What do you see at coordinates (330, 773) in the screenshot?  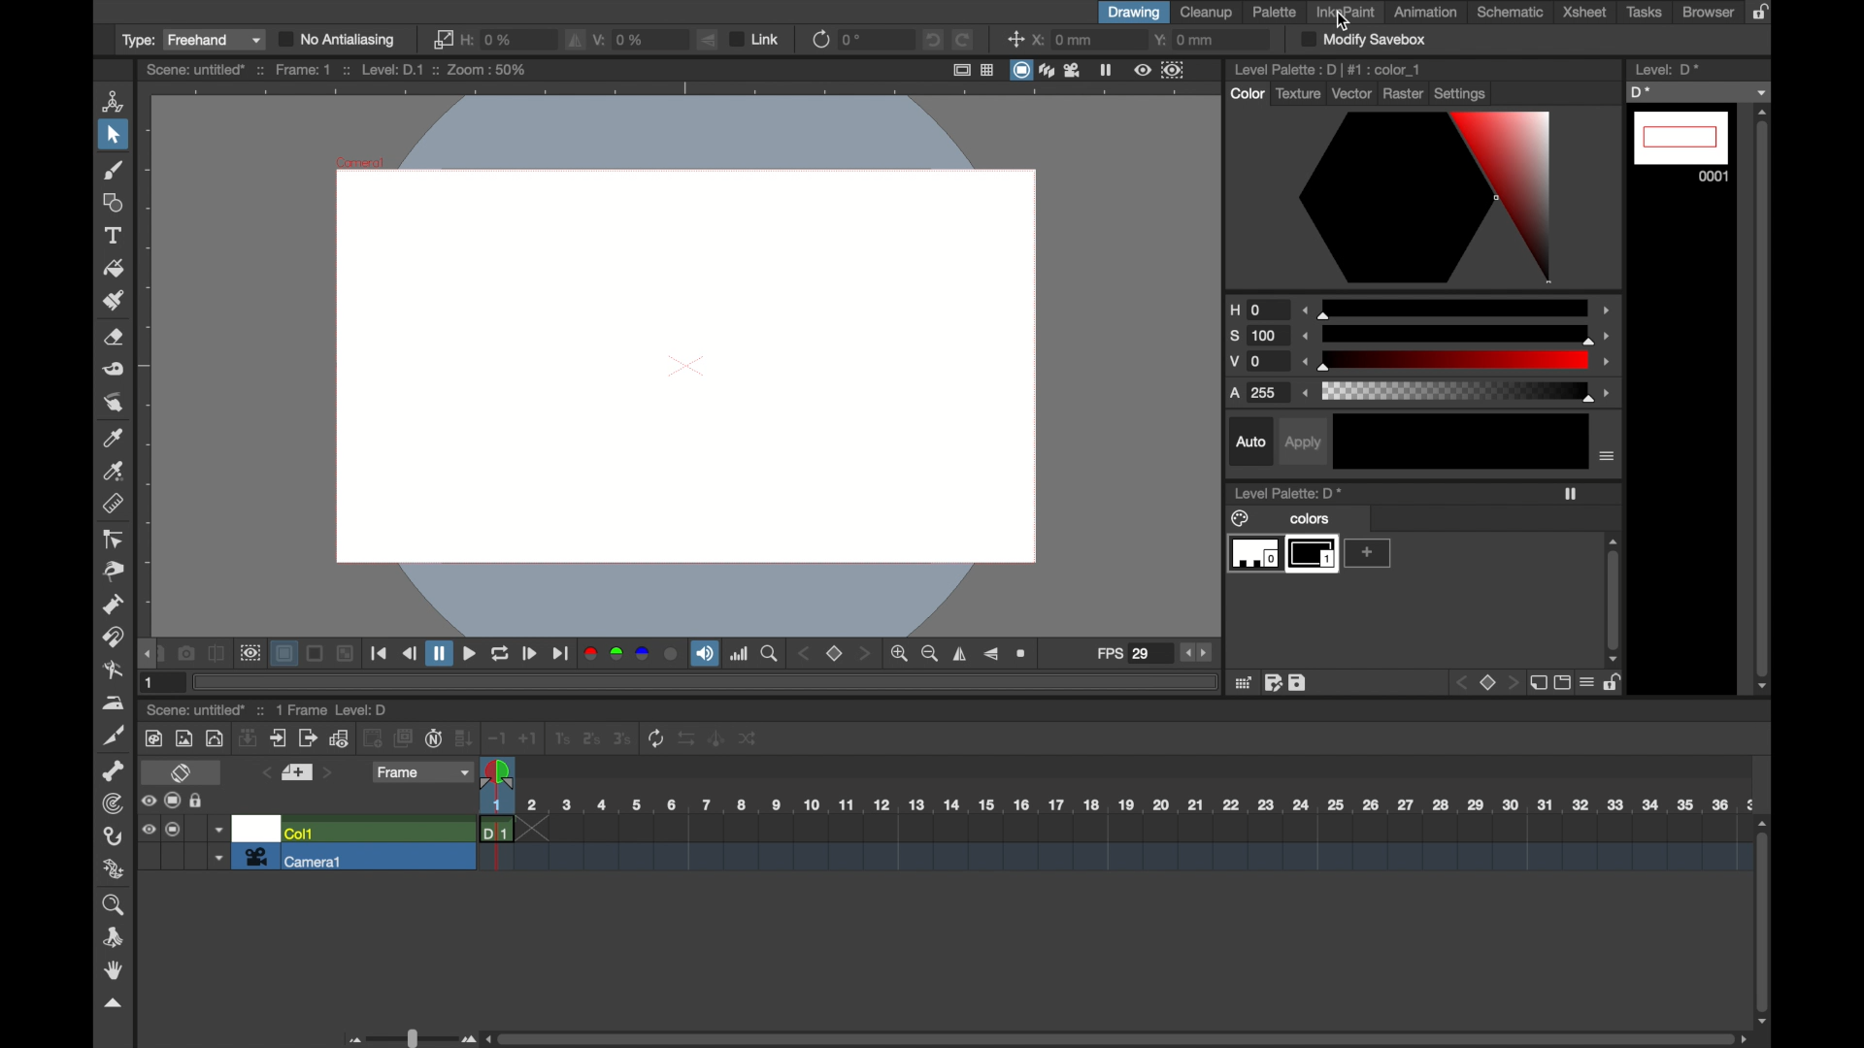 I see `next set` at bounding box center [330, 773].